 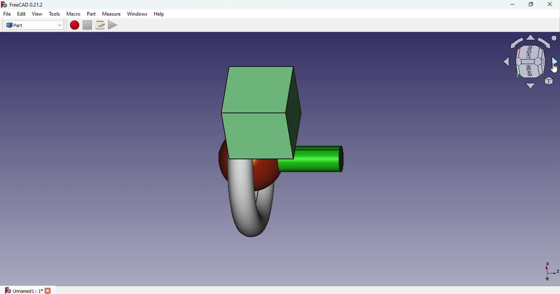 I want to click on File, so click(x=7, y=14).